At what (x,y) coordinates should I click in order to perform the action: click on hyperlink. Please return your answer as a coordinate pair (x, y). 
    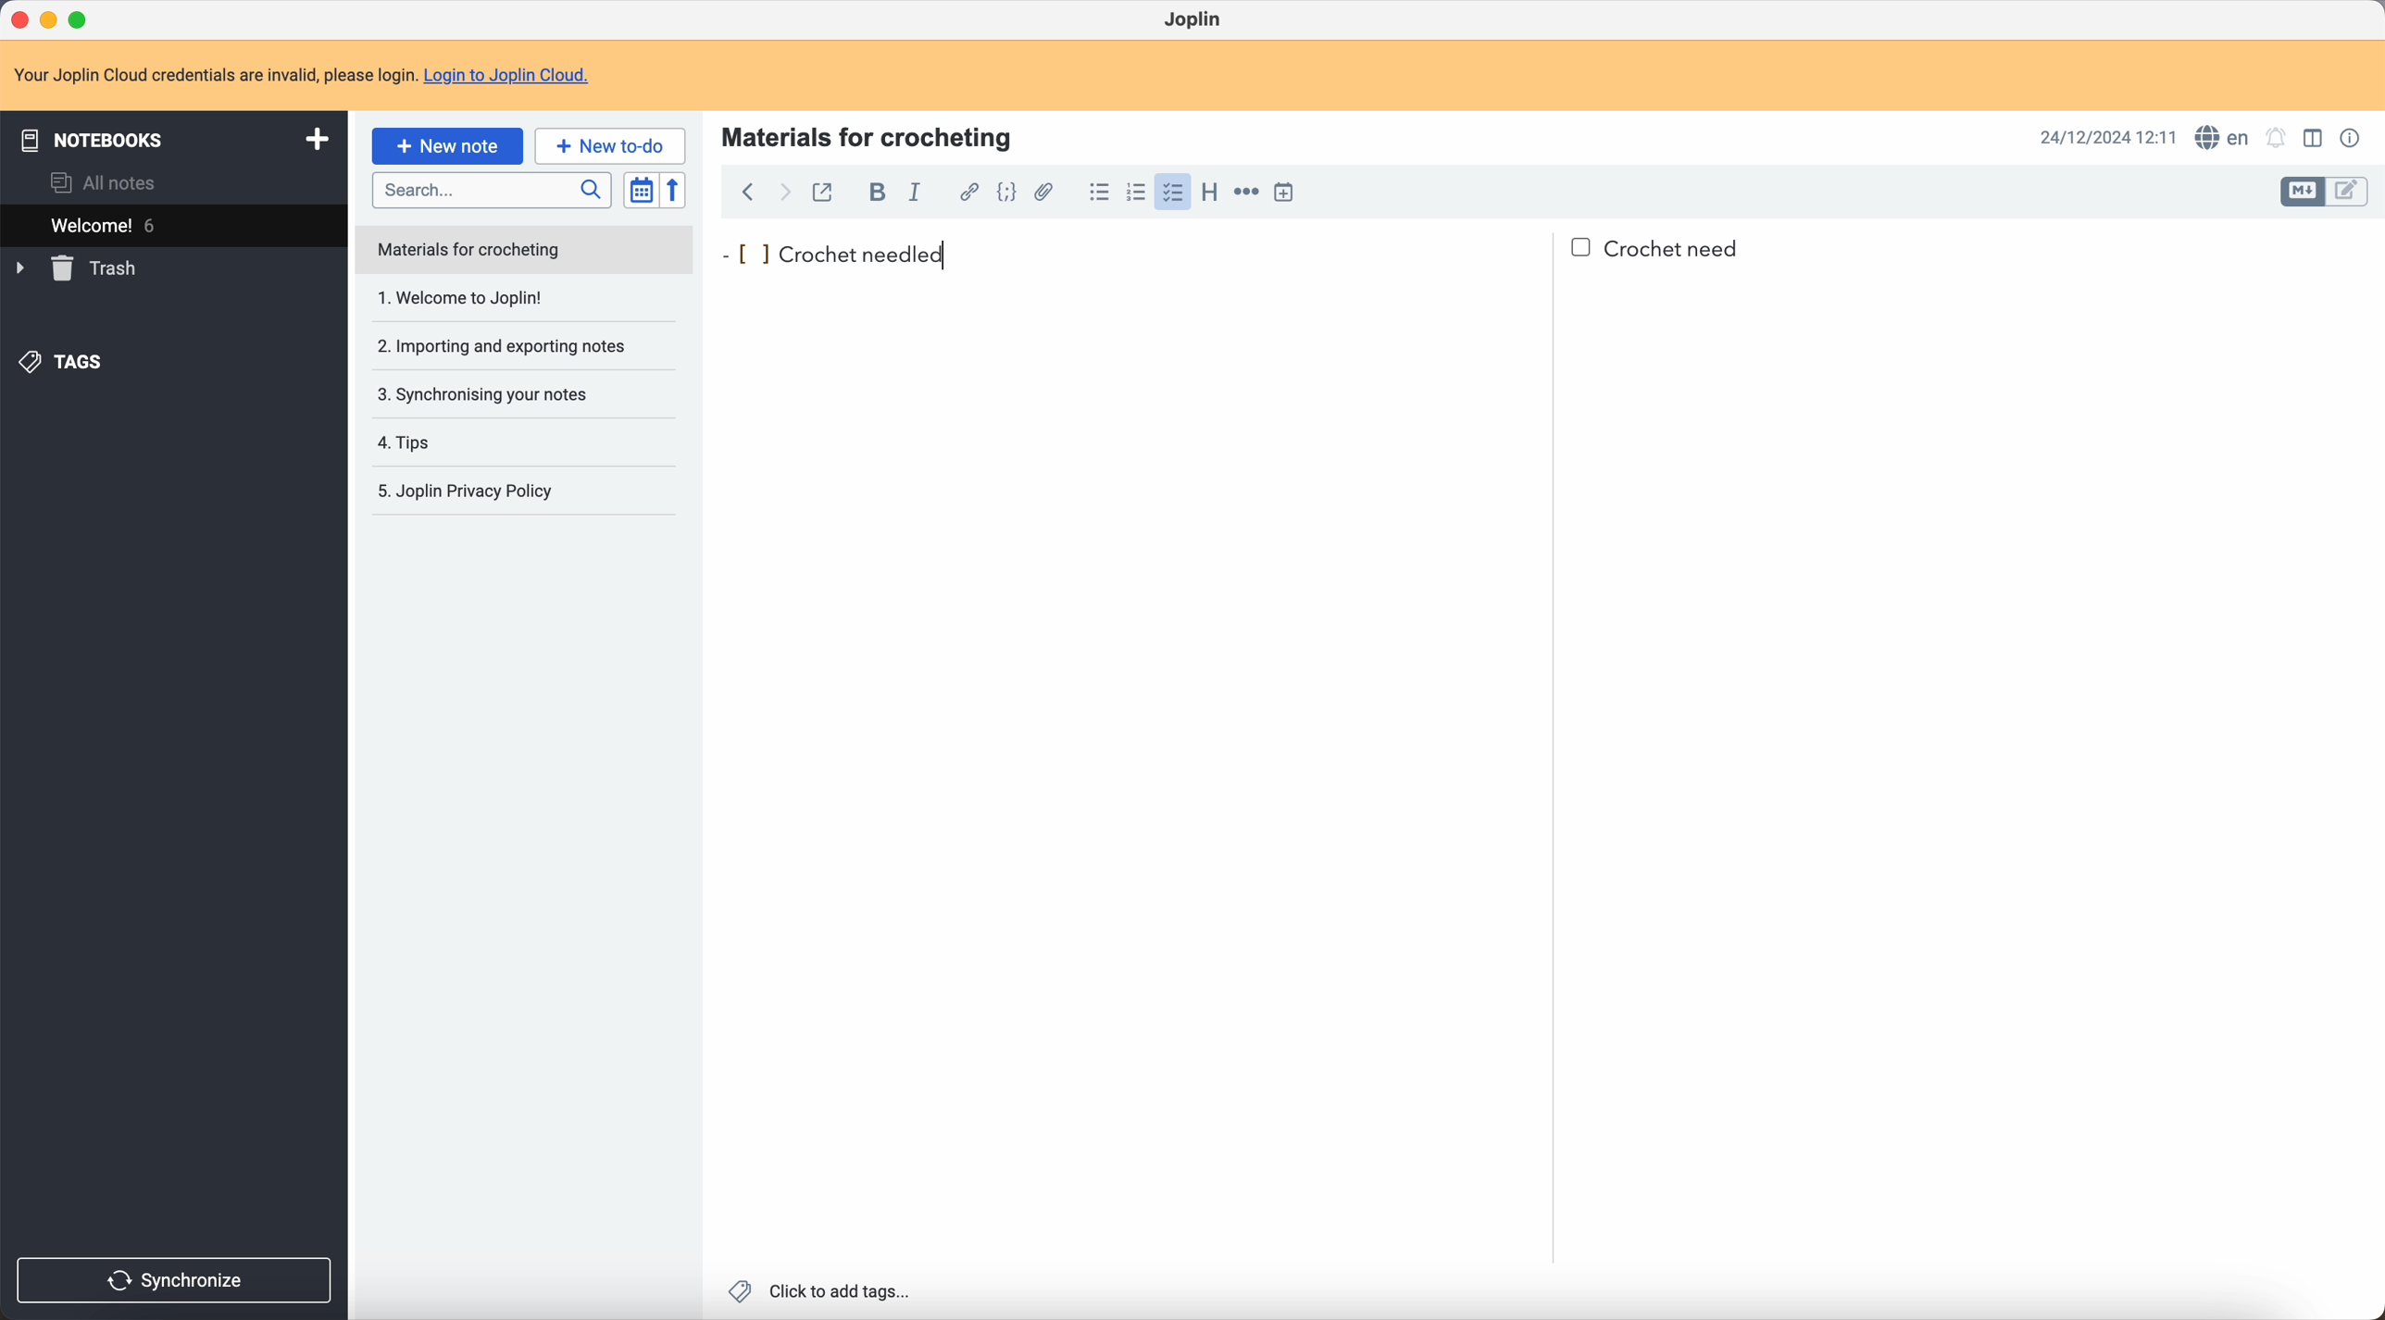
    Looking at the image, I should click on (965, 192).